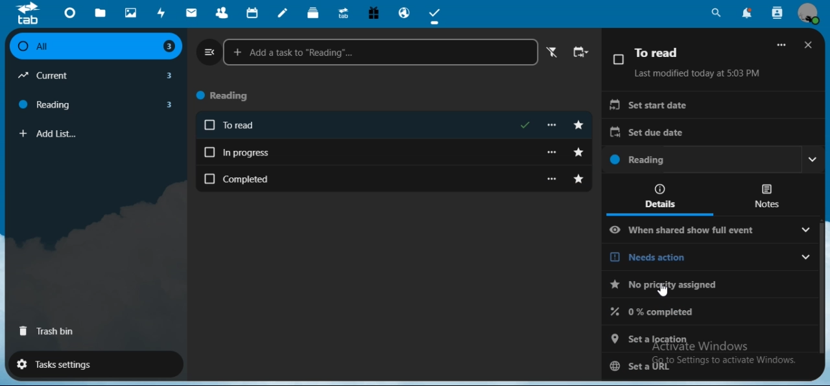  I want to click on reading, so click(229, 96).